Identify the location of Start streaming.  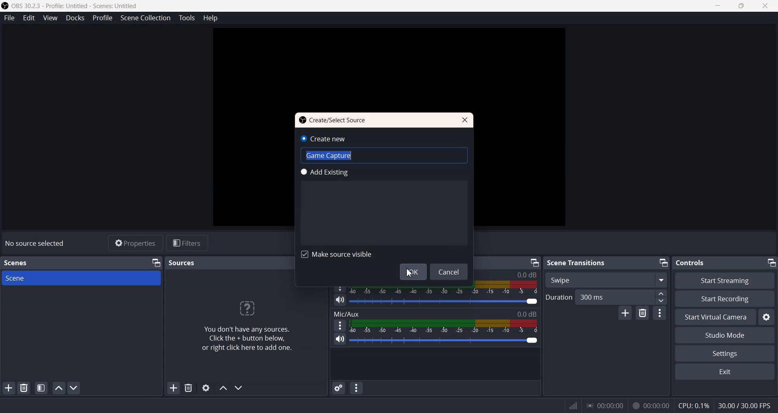
(726, 280).